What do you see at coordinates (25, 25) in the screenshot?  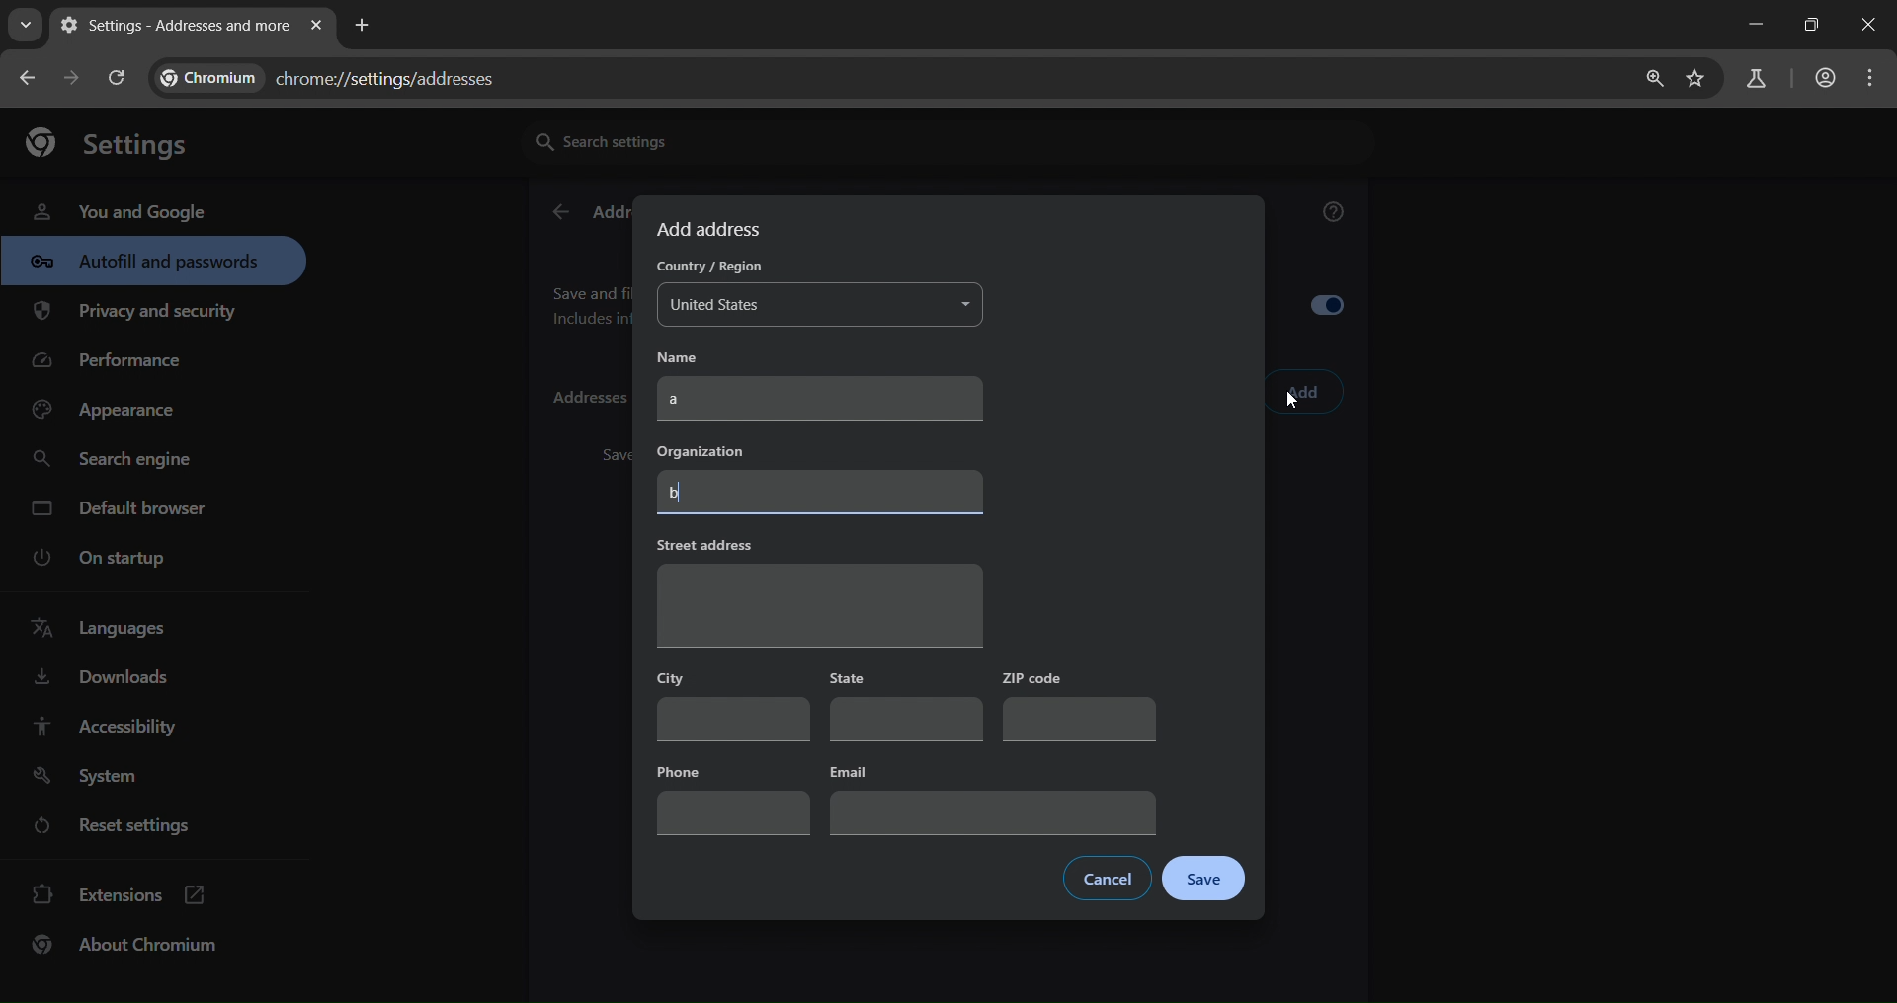 I see `search  tabs` at bounding box center [25, 25].